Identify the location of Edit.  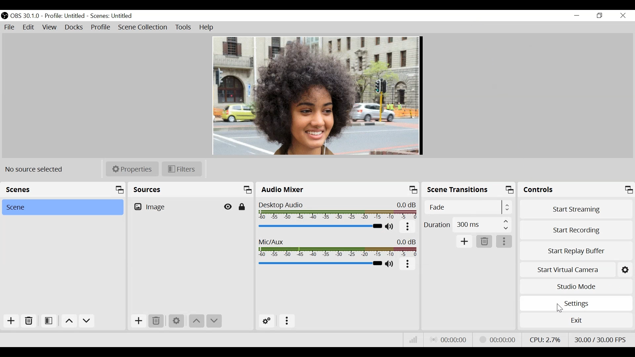
(29, 27).